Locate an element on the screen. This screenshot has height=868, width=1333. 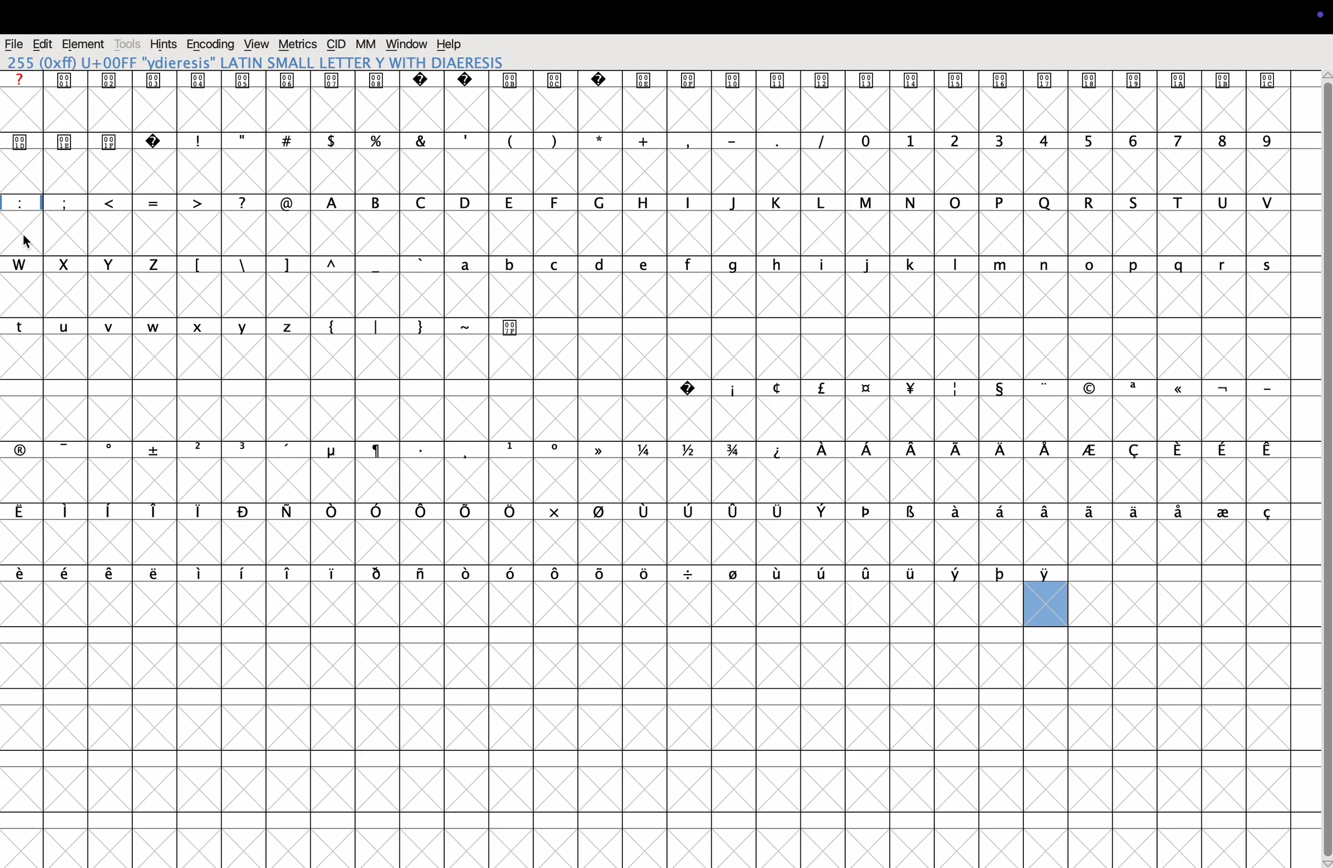
! is located at coordinates (199, 162).